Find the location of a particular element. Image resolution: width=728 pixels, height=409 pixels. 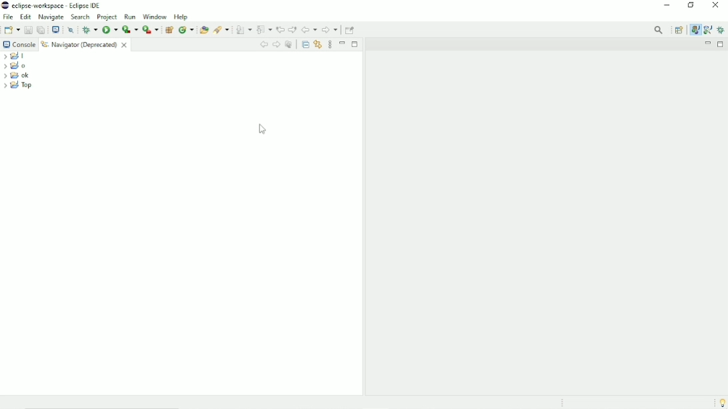

Coverage is located at coordinates (129, 29).